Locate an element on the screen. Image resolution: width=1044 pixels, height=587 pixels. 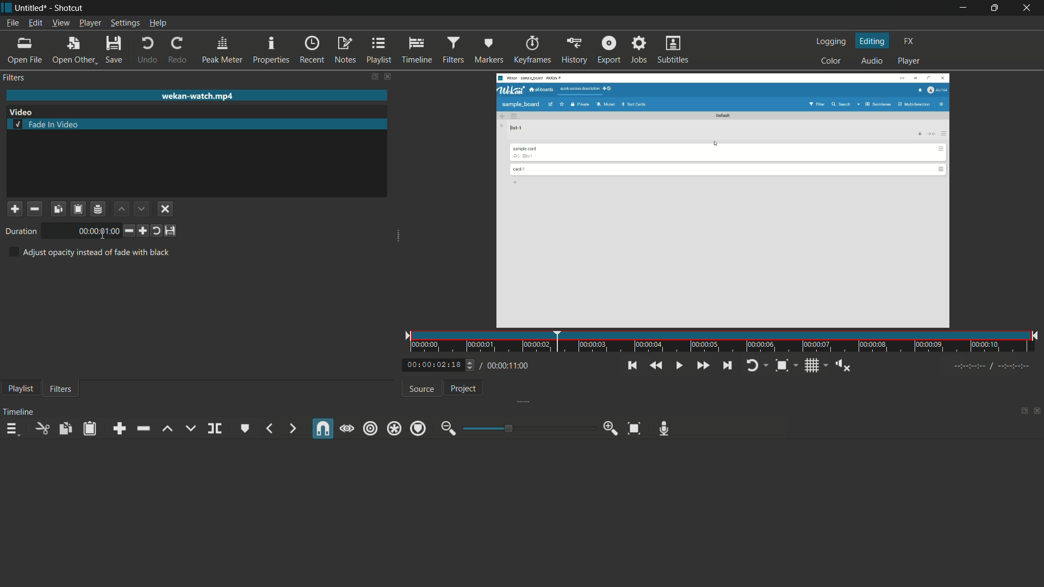
peak meter is located at coordinates (222, 49).